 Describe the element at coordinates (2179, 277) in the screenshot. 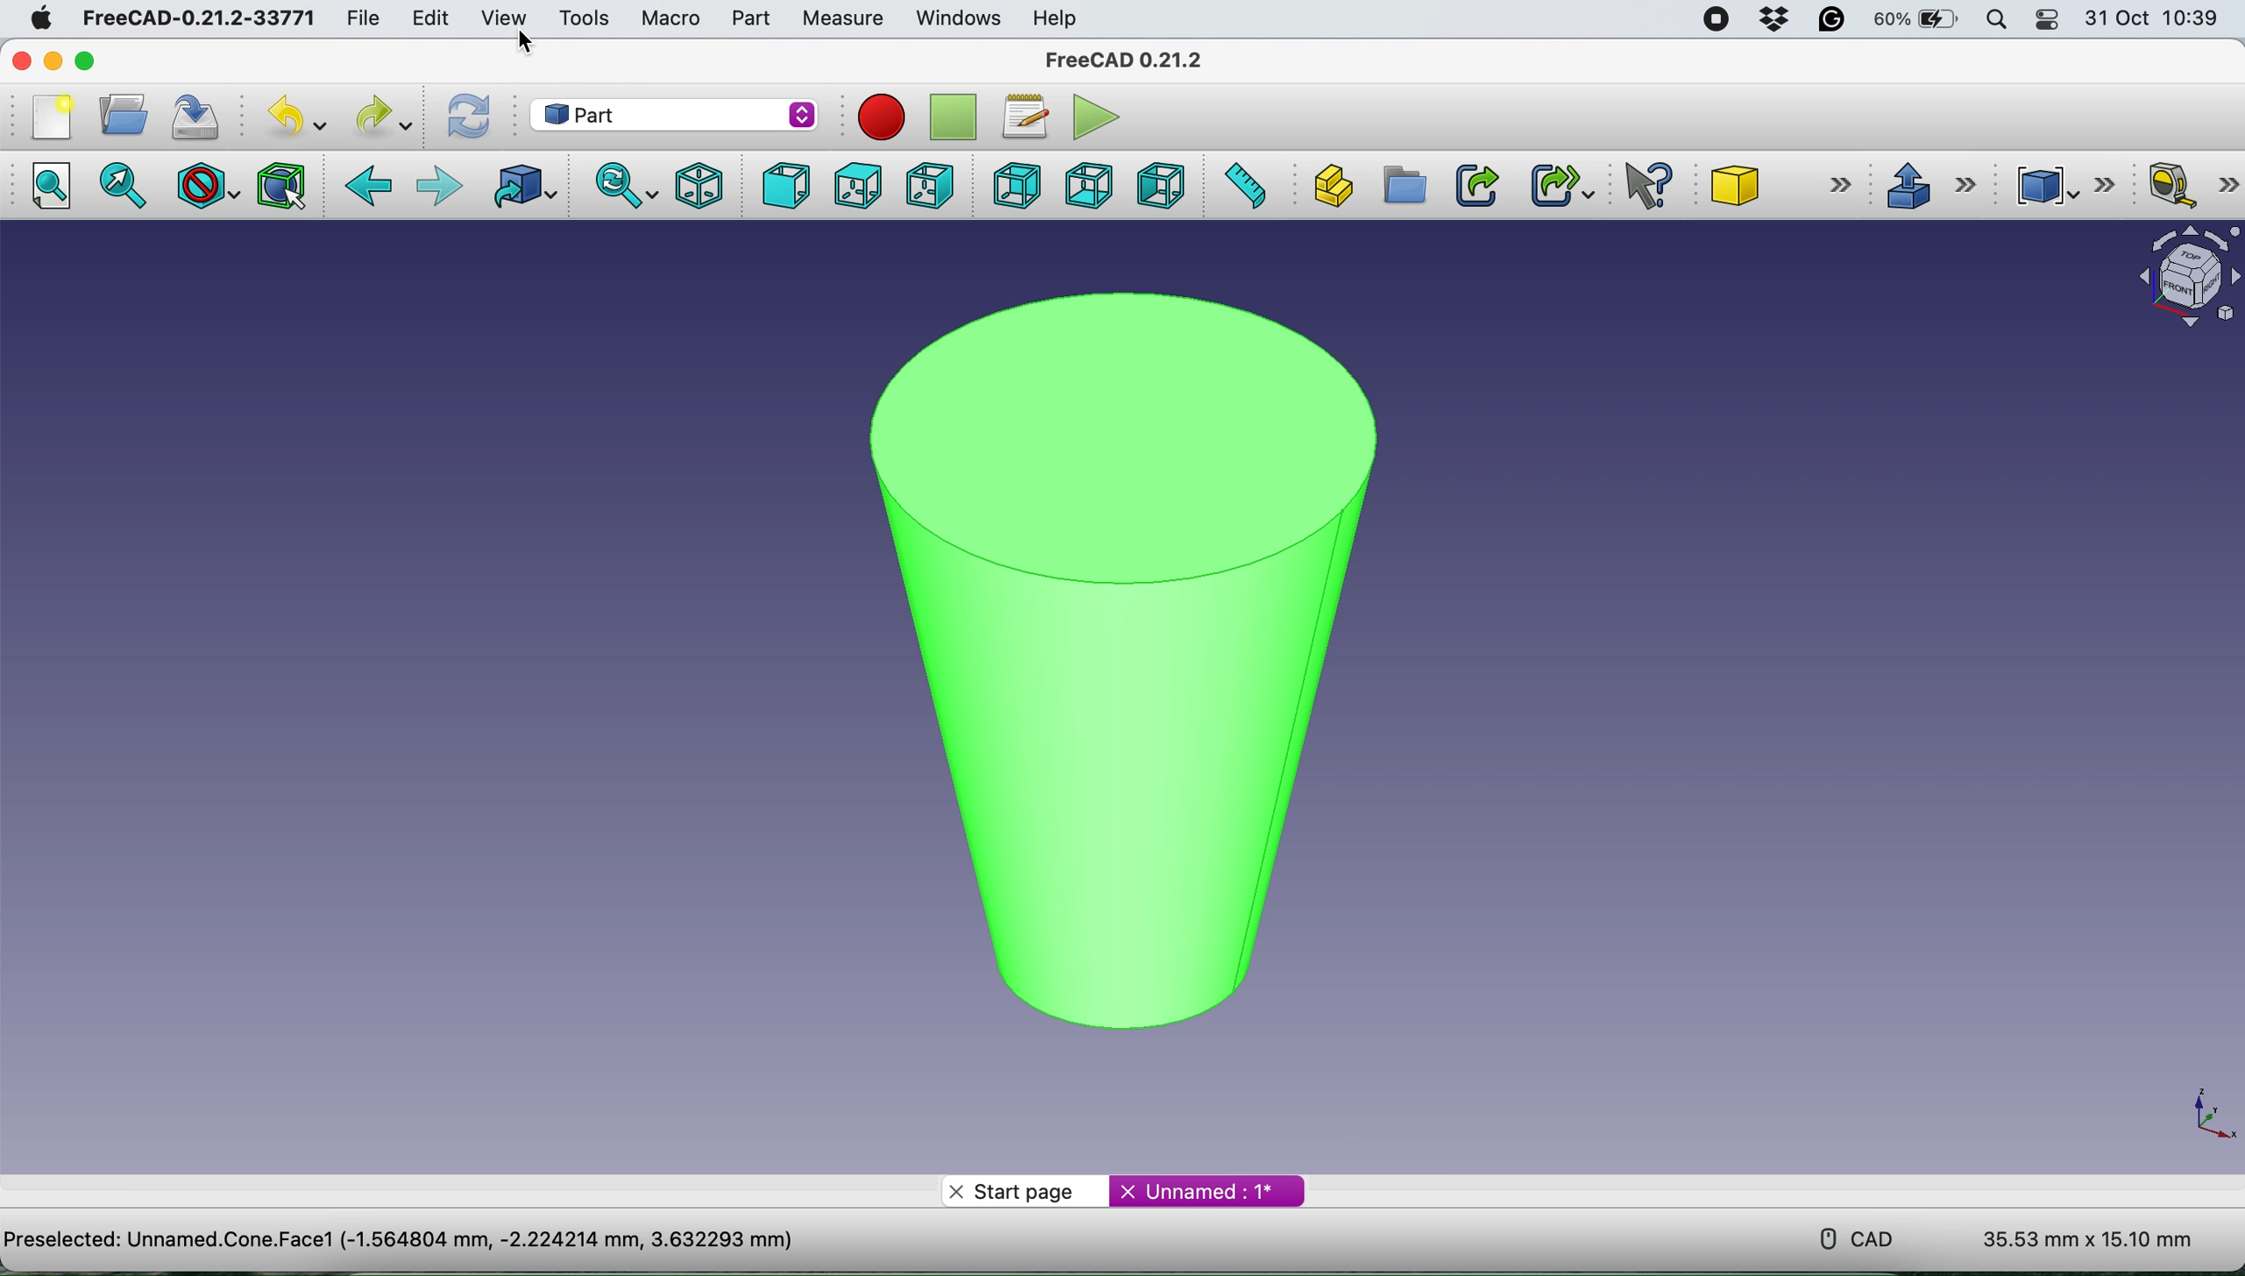

I see `object navigator` at that location.